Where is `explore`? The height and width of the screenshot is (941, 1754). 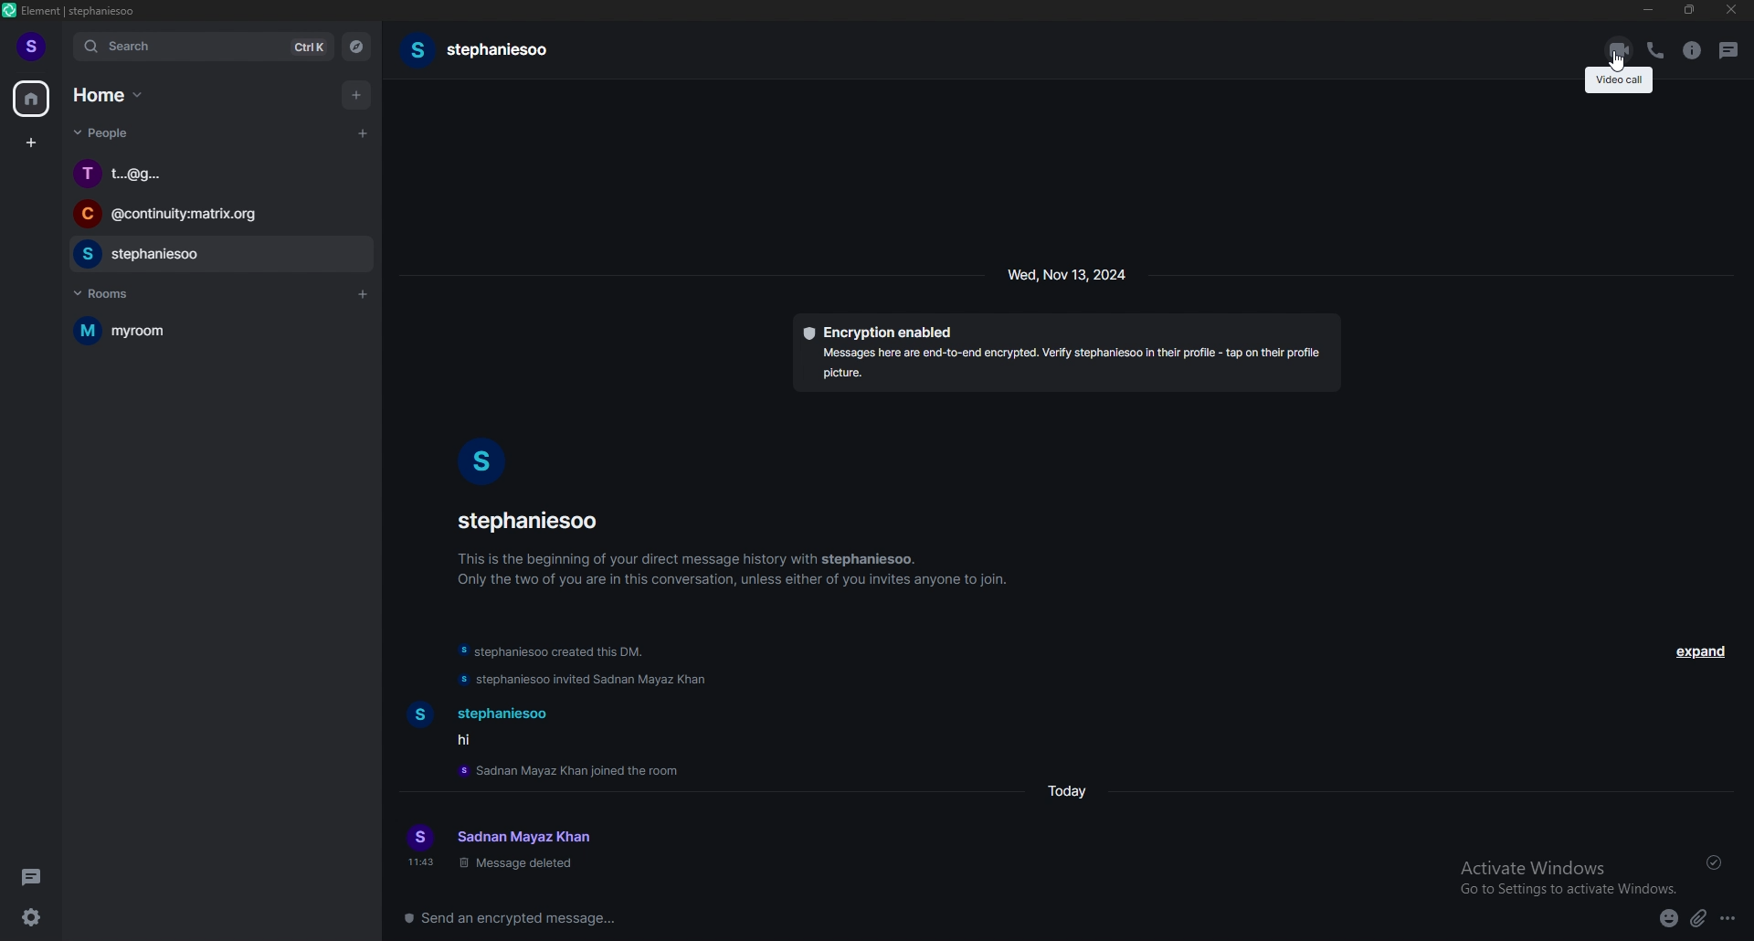
explore is located at coordinates (356, 47).